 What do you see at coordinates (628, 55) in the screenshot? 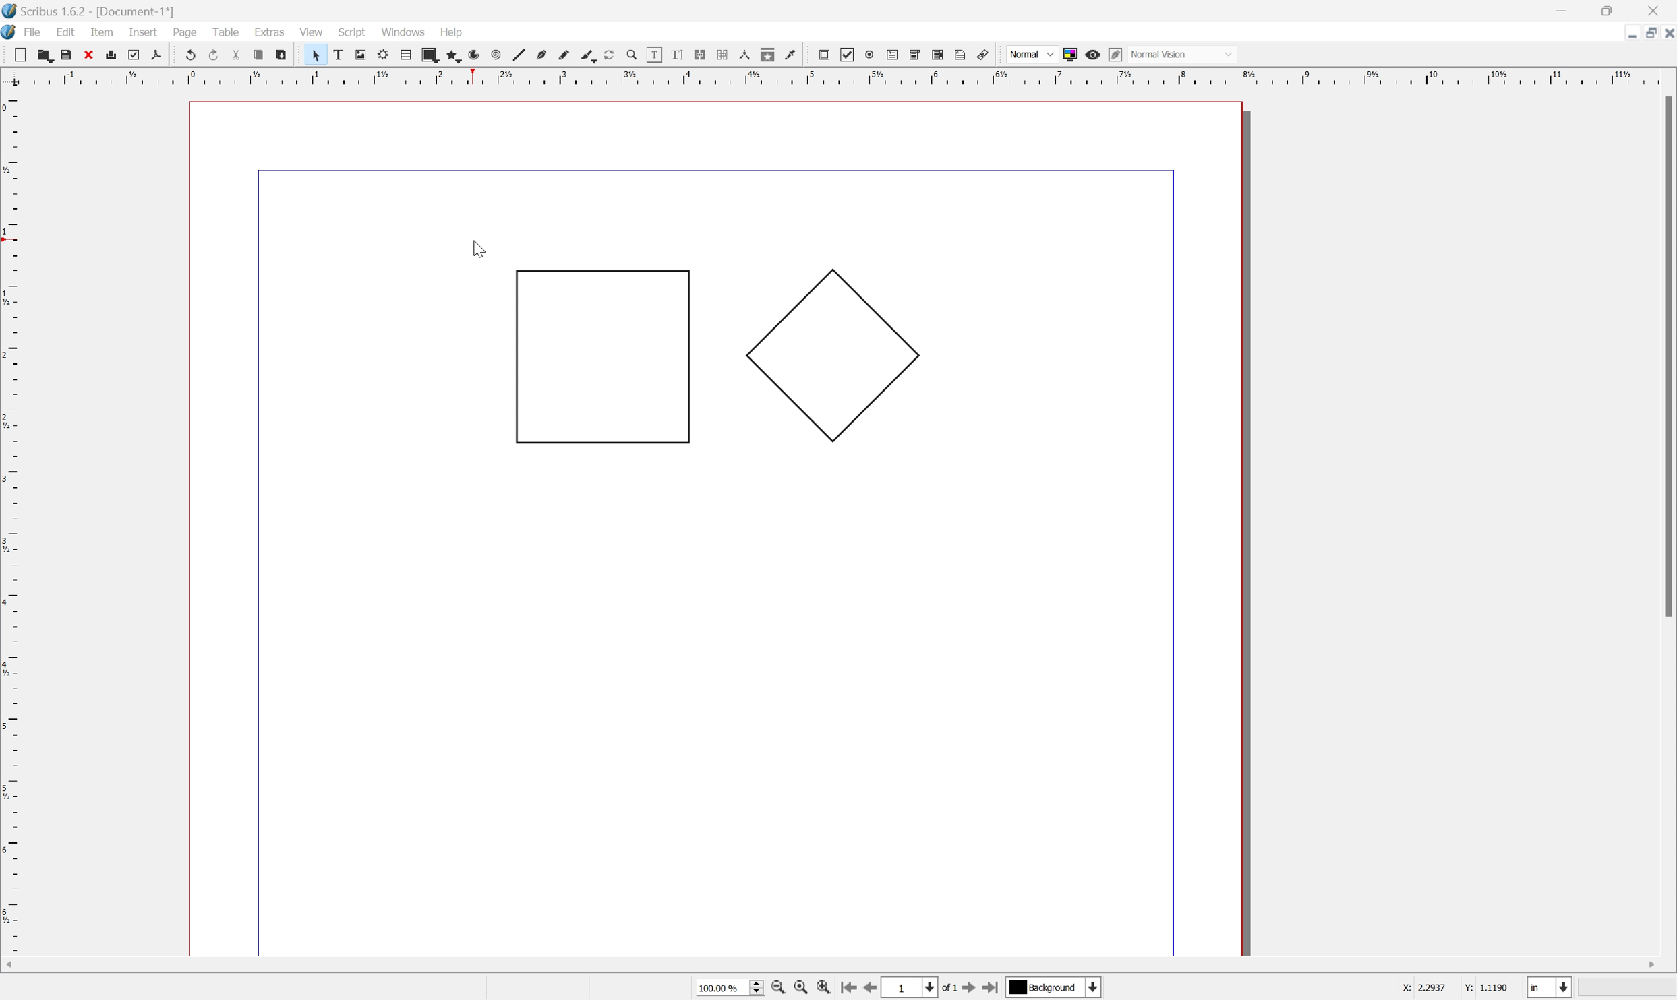
I see `zoom in or zoom out` at bounding box center [628, 55].